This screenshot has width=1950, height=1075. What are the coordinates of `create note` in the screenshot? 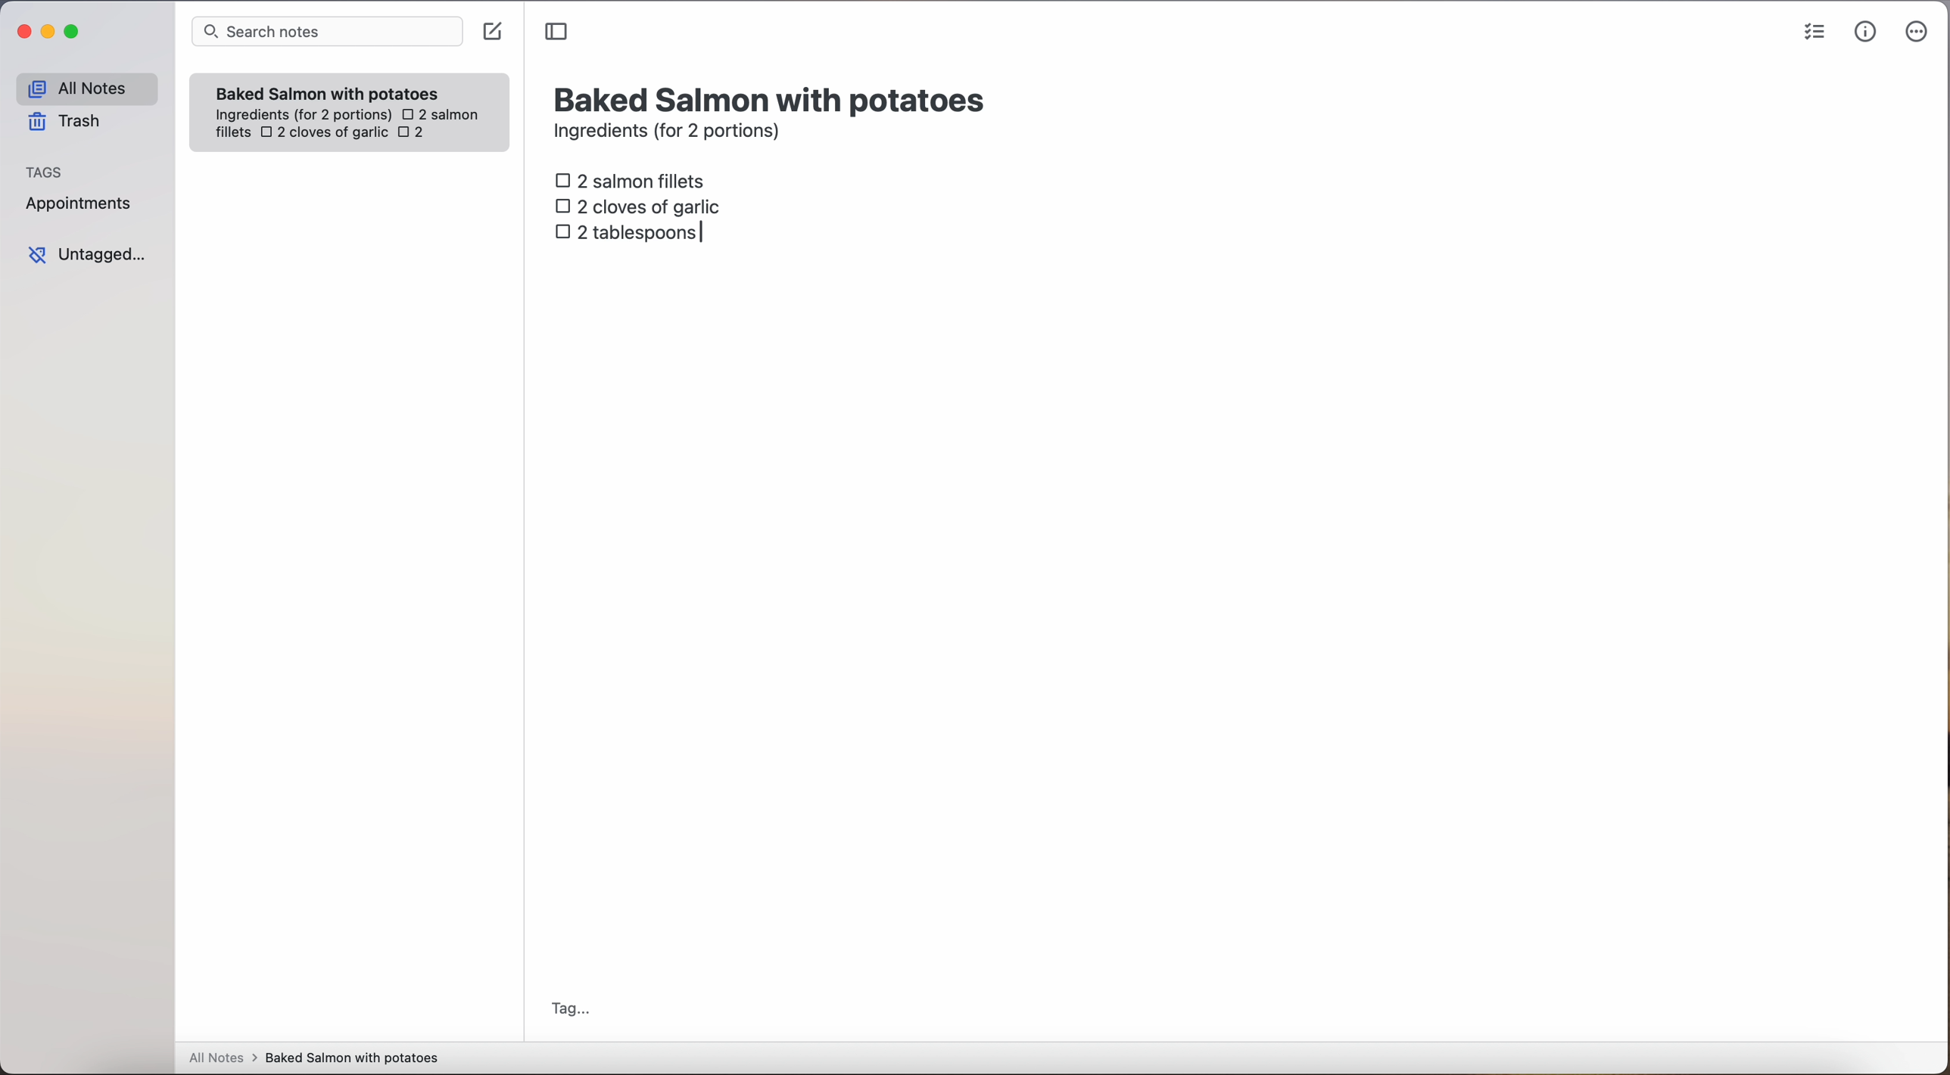 It's located at (491, 32).